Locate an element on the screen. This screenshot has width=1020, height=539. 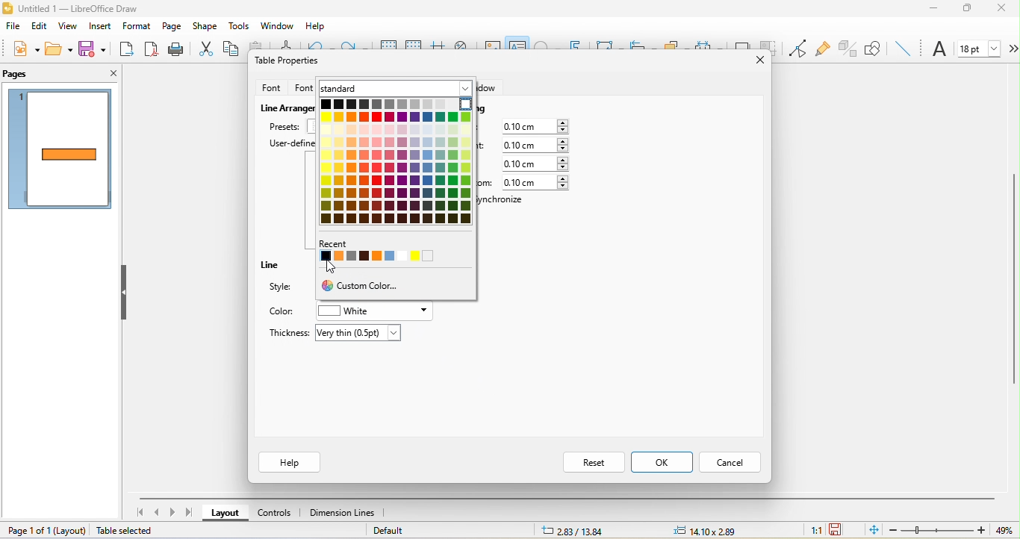
gluepoint function is located at coordinates (824, 48).